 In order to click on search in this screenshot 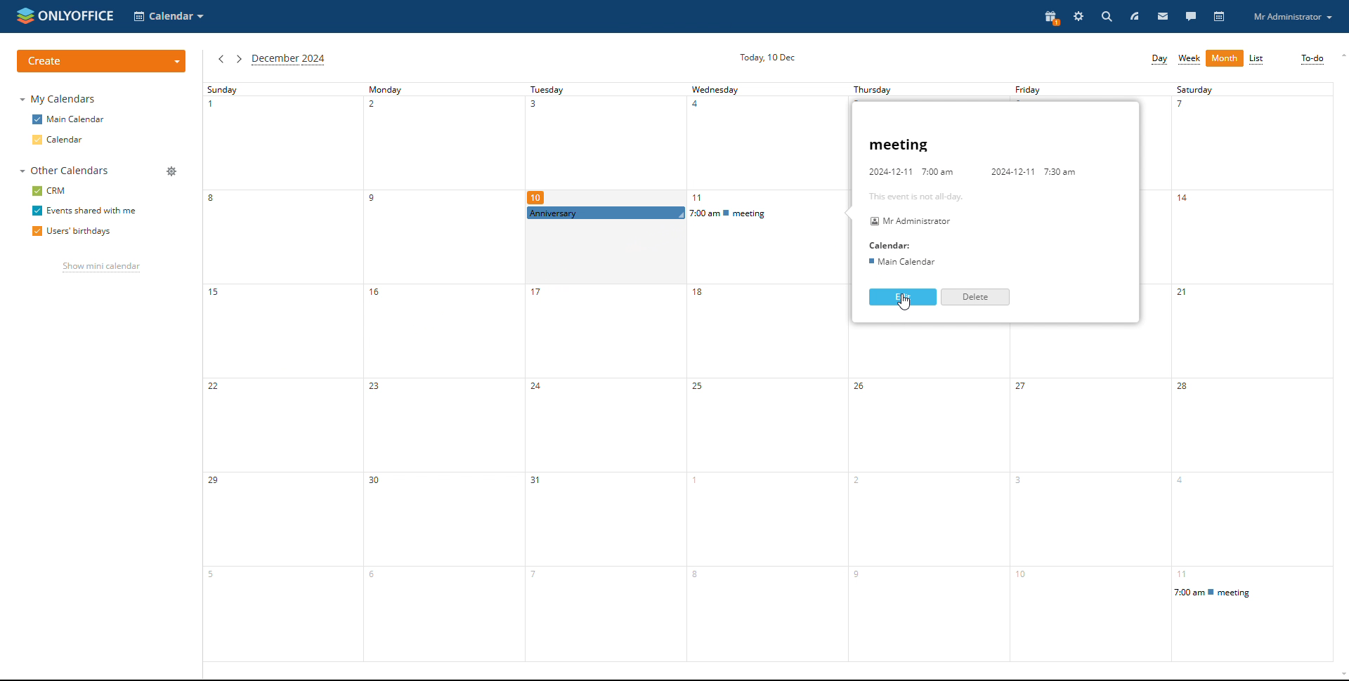, I will do `click(1106, 17)`.